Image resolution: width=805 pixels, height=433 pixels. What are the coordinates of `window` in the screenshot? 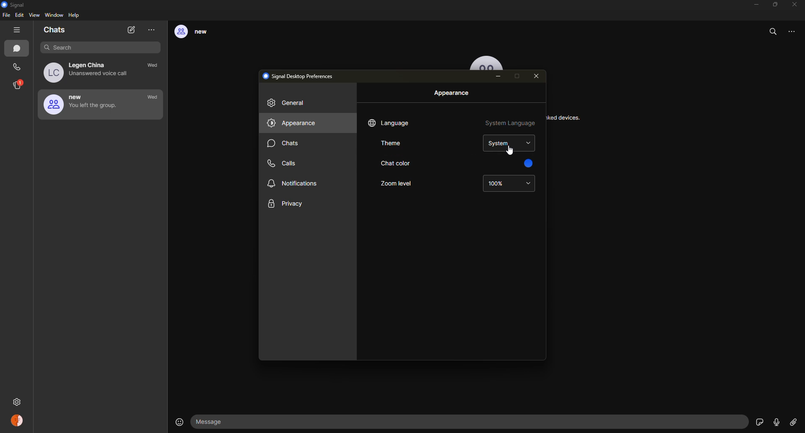 It's located at (54, 16).